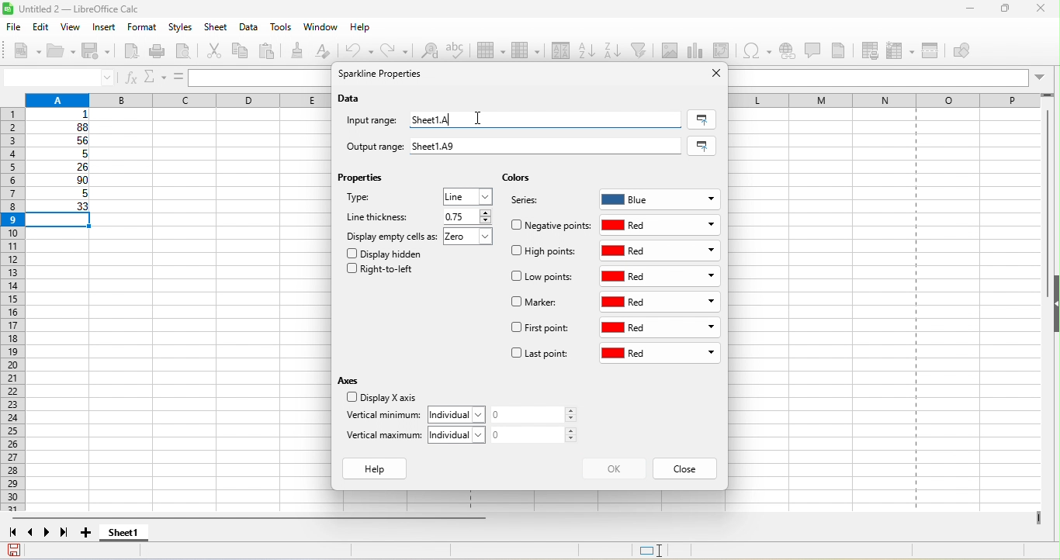 The width and height of the screenshot is (1060, 560). What do you see at coordinates (379, 399) in the screenshot?
I see `display x axis` at bounding box center [379, 399].